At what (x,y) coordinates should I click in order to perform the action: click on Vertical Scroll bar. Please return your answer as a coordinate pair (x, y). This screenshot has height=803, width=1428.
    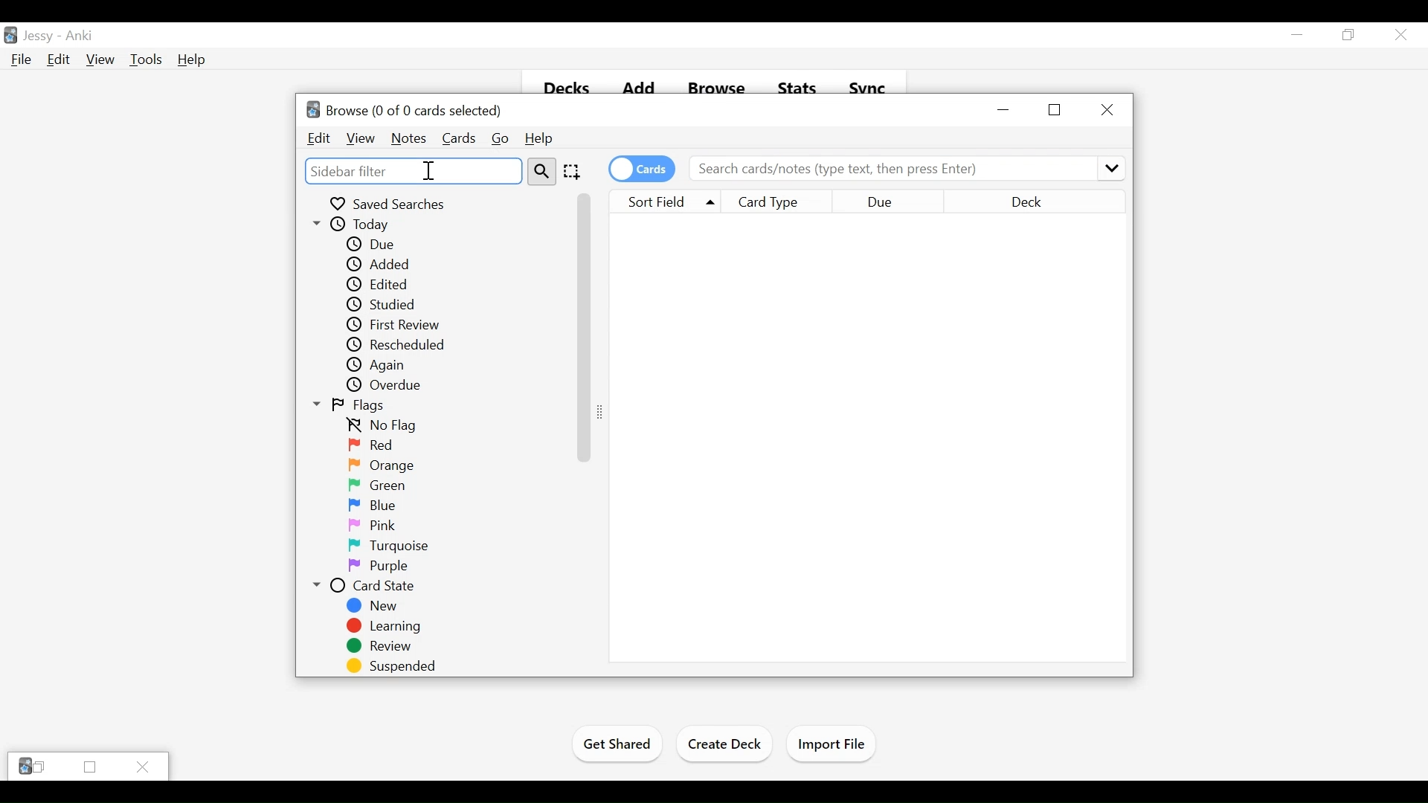
    Looking at the image, I should click on (582, 326).